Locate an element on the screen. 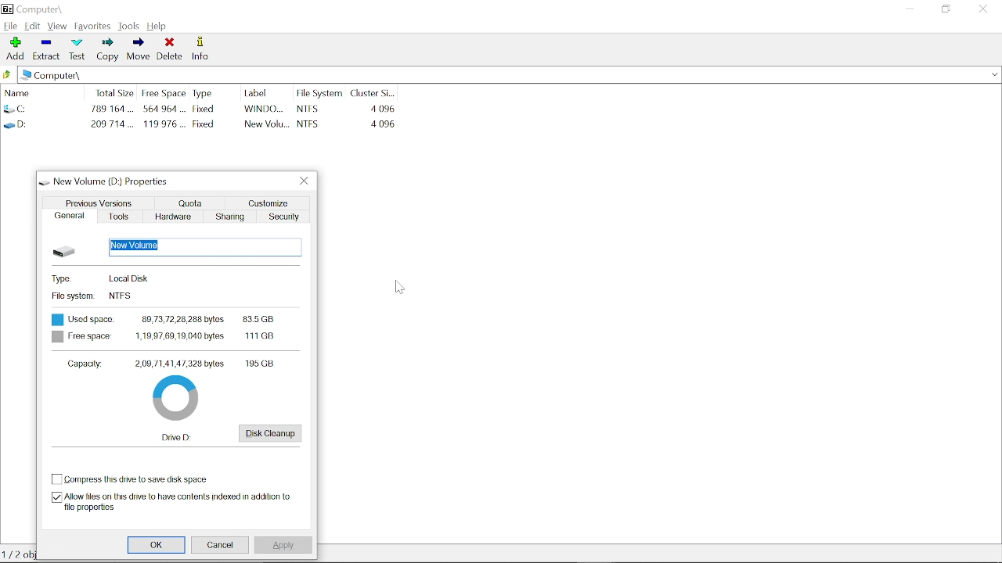  general is located at coordinates (69, 216).